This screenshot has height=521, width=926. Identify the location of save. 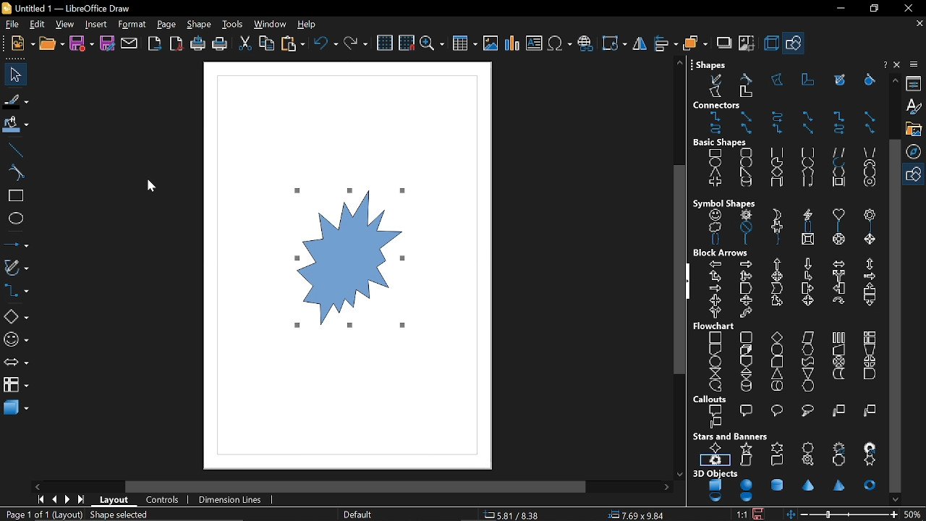
(82, 43).